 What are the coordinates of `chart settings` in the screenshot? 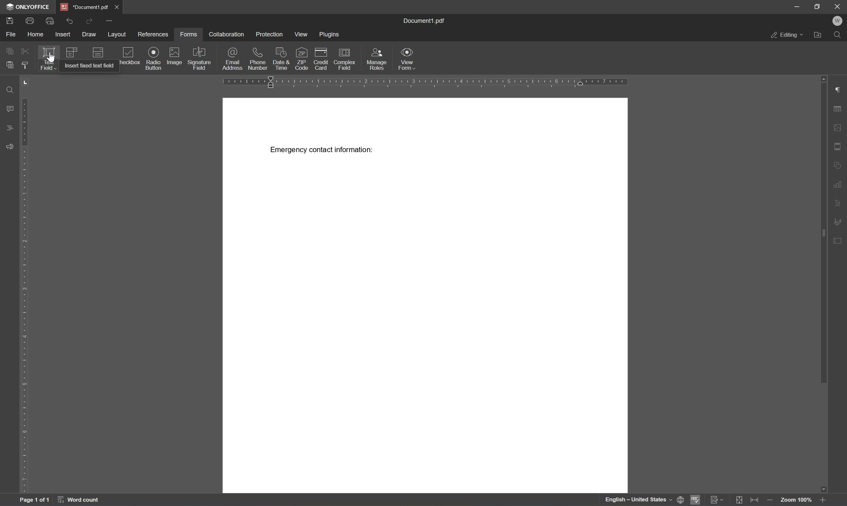 It's located at (840, 184).